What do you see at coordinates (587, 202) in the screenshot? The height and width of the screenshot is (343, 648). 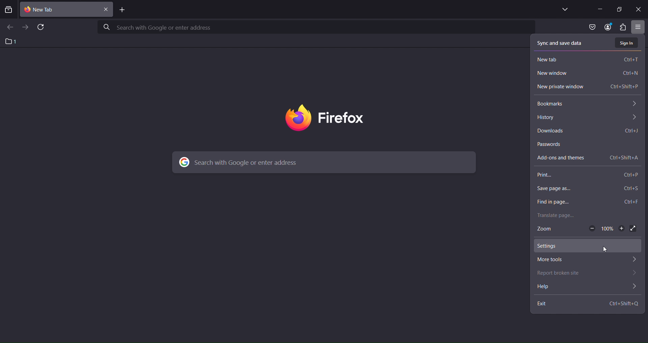 I see `find in page` at bounding box center [587, 202].